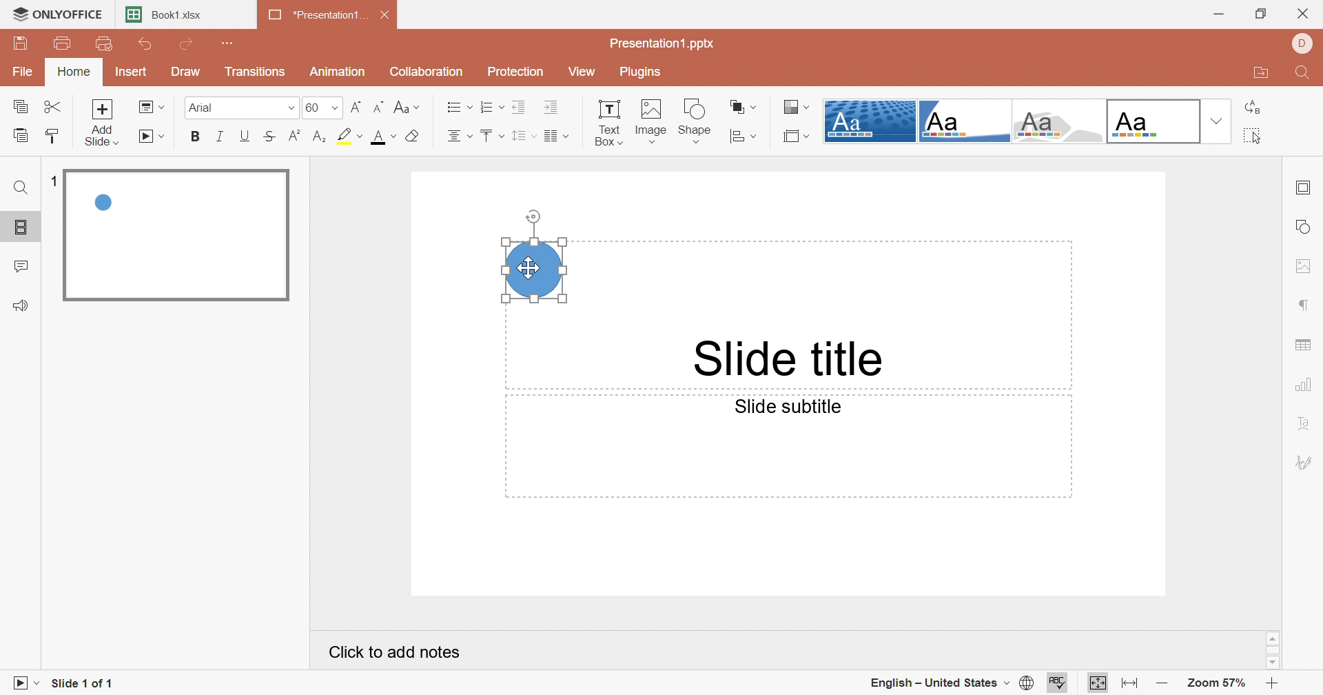 This screenshot has height=695, width=1323. I want to click on Change color theme, so click(797, 106).